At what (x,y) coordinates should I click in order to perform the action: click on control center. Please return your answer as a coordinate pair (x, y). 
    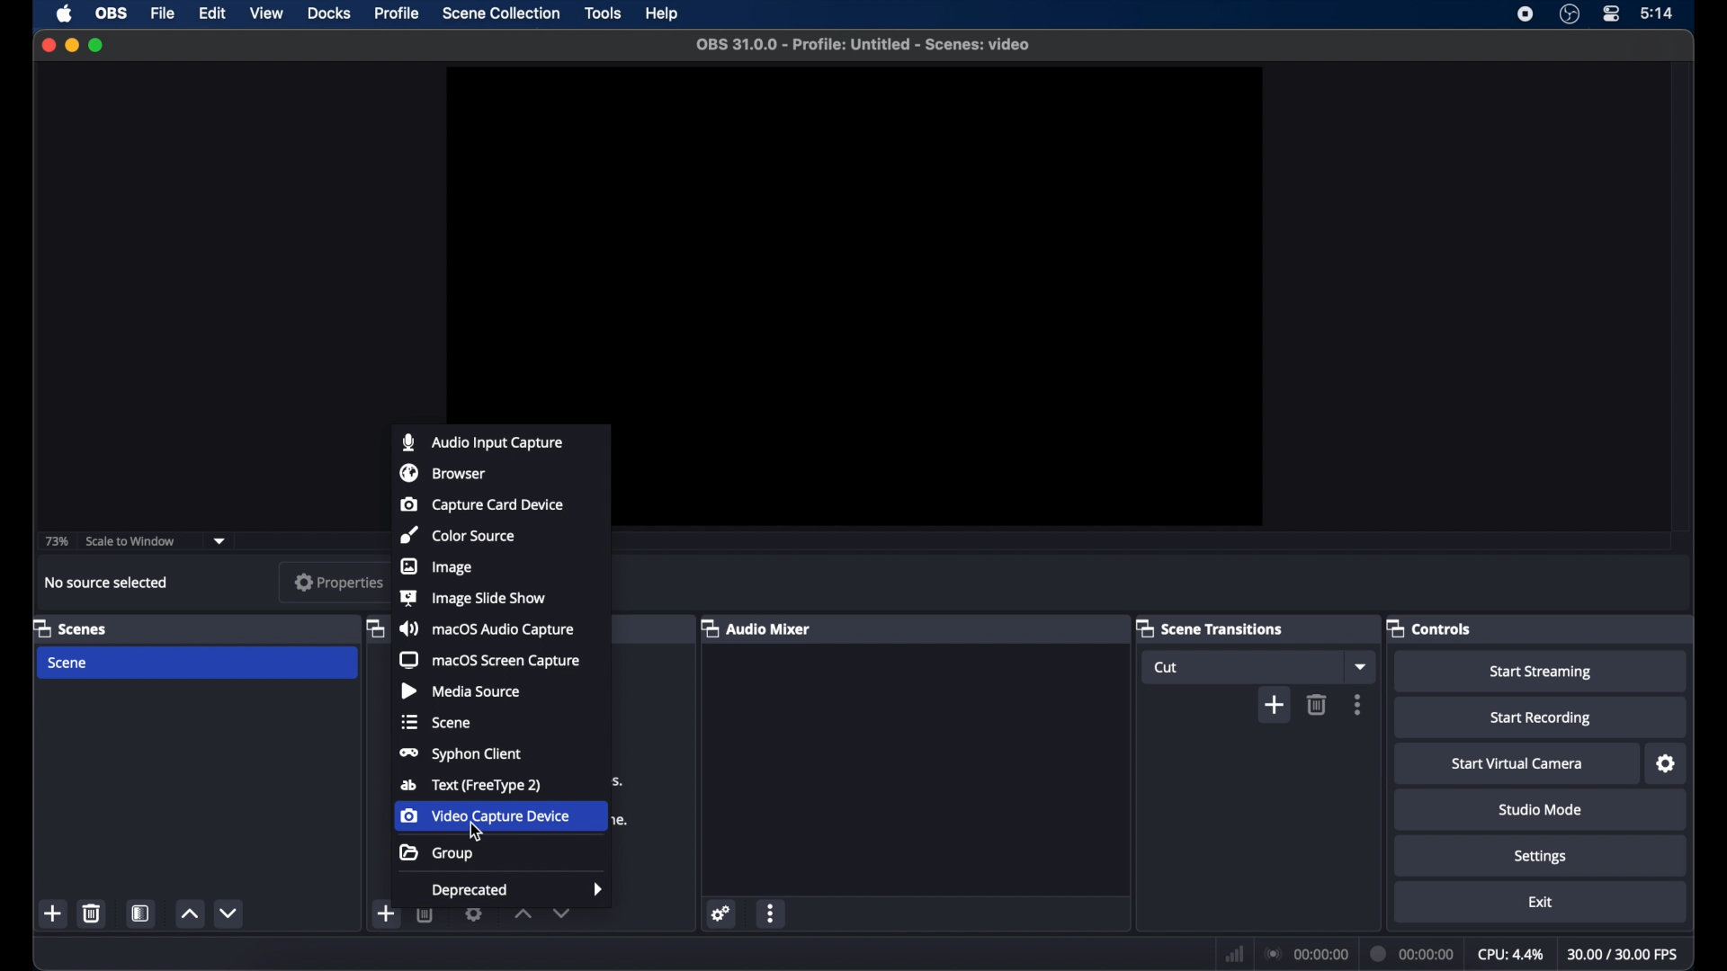
    Looking at the image, I should click on (1610, 13).